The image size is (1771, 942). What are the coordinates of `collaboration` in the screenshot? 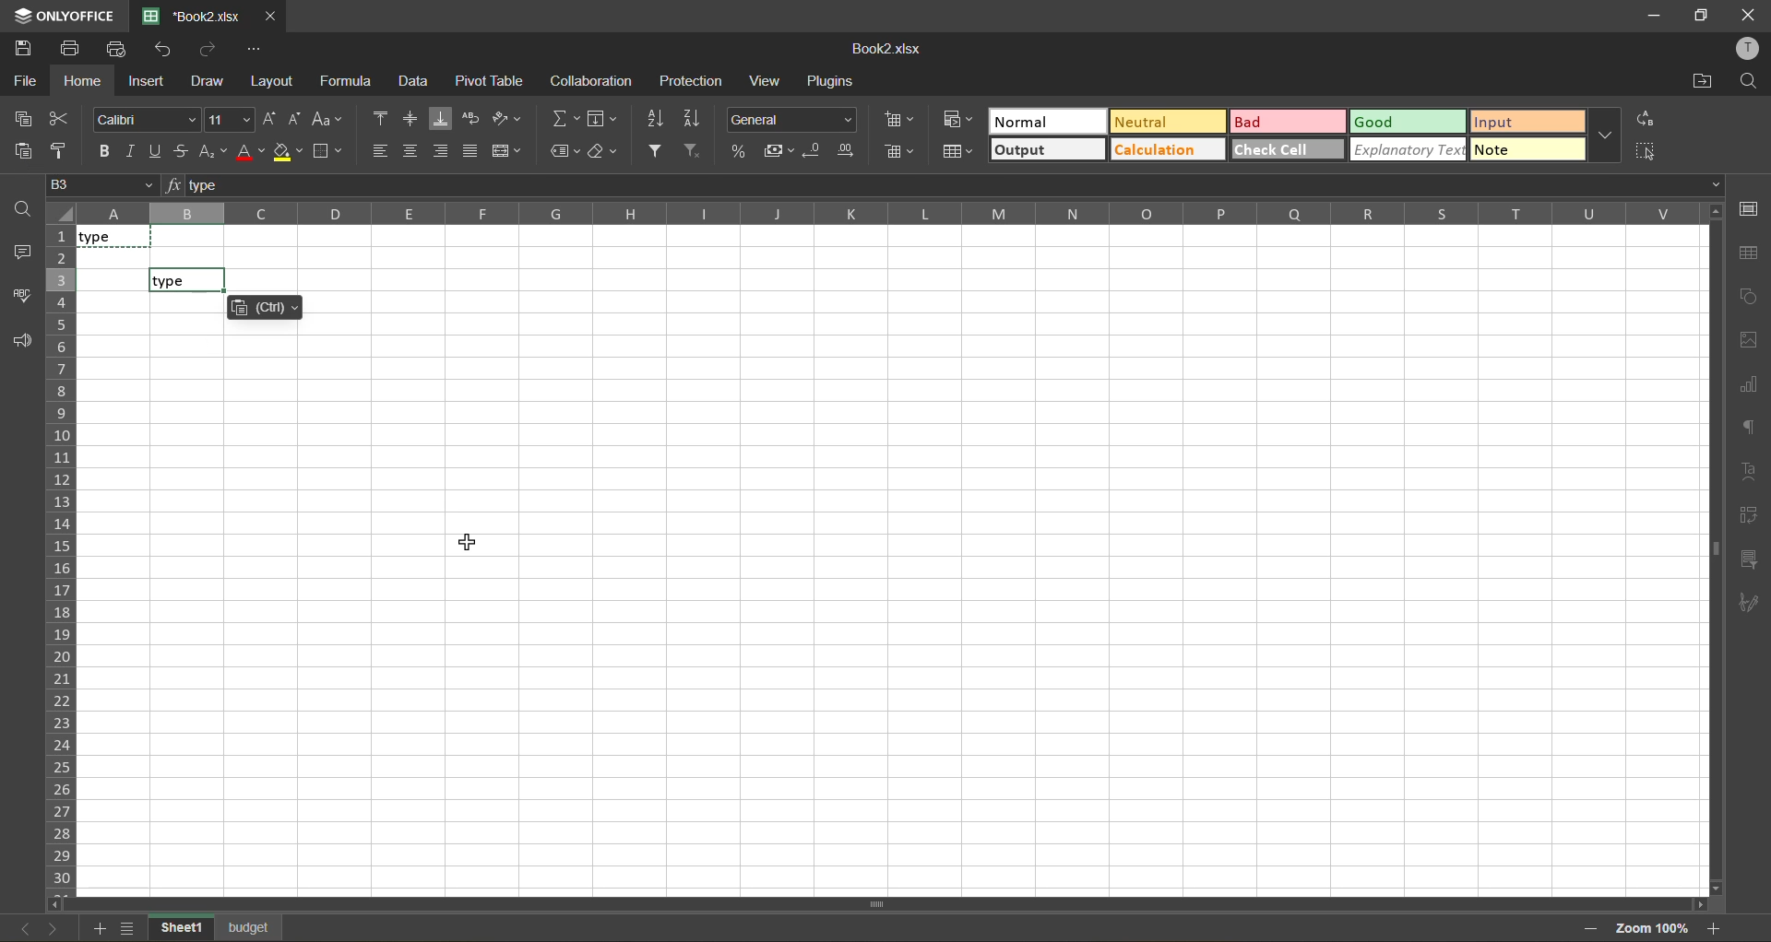 It's located at (588, 84).